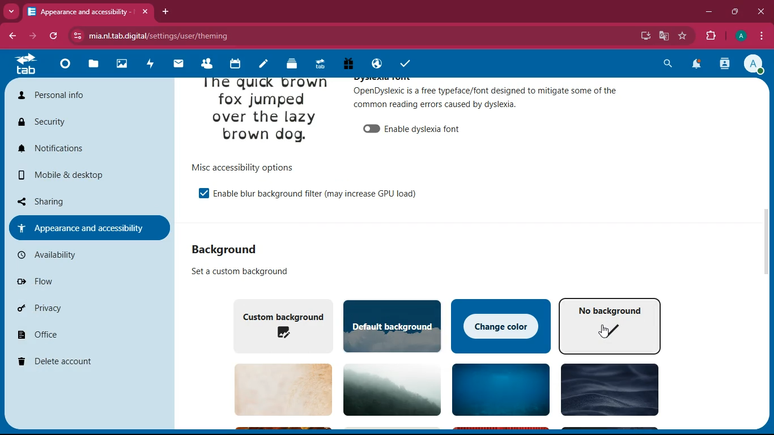 The height and width of the screenshot is (435, 774). What do you see at coordinates (160, 36) in the screenshot?
I see `url` at bounding box center [160, 36].